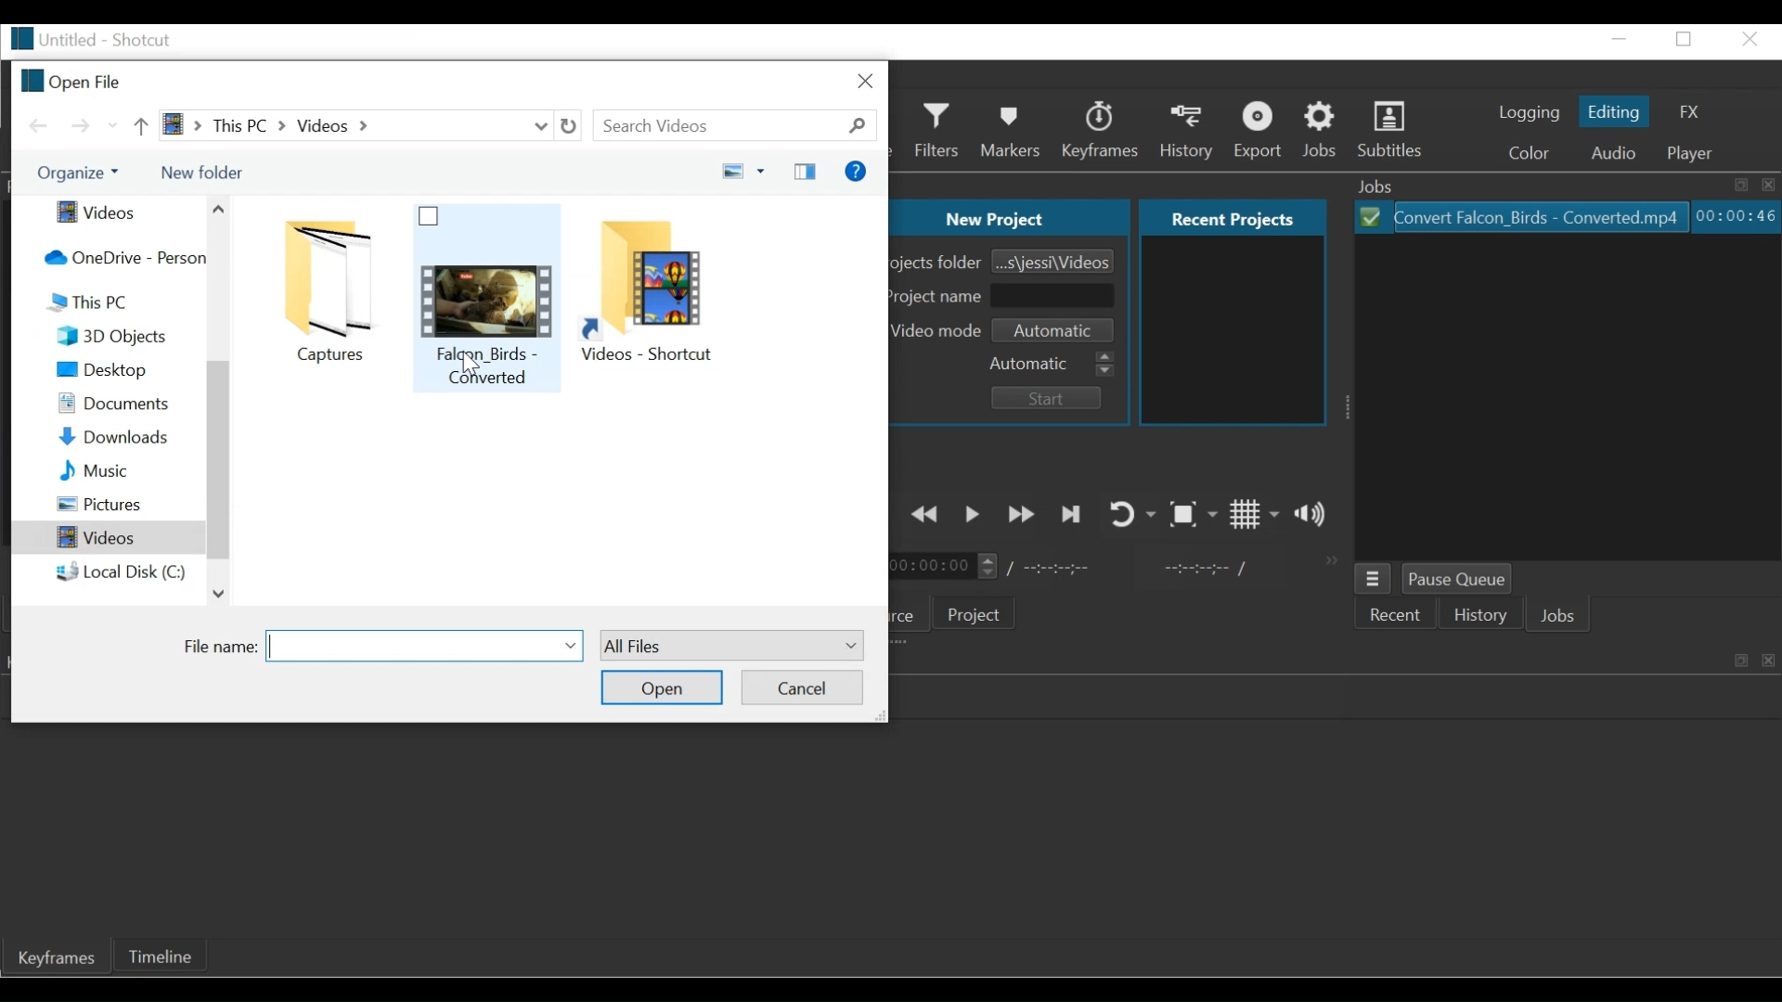 This screenshot has height=1002, width=1782. What do you see at coordinates (1052, 400) in the screenshot?
I see `Start` at bounding box center [1052, 400].